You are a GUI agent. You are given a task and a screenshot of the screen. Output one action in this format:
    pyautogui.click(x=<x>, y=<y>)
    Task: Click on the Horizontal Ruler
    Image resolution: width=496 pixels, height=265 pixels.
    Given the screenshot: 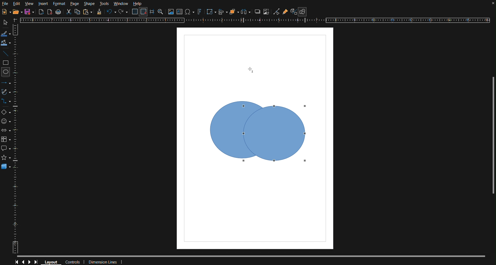 What is the action you would take?
    pyautogui.click(x=257, y=20)
    